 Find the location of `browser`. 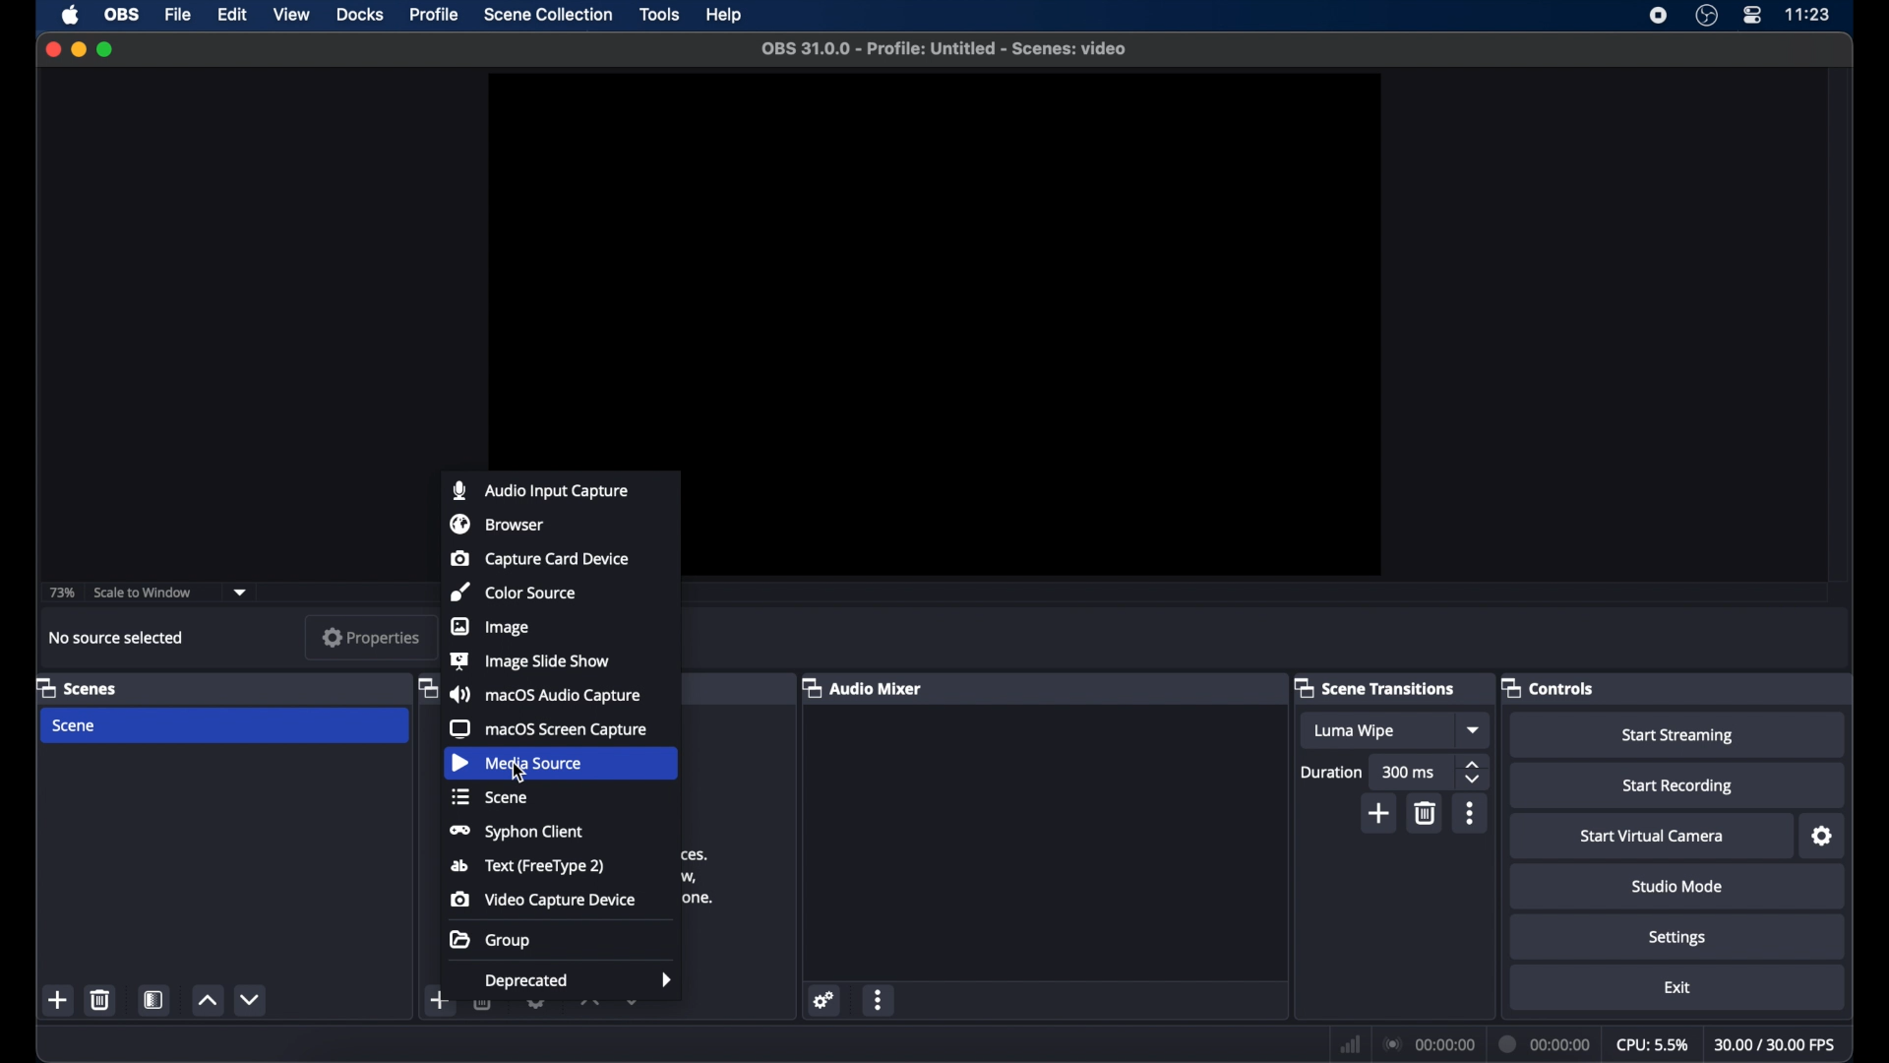

browser is located at coordinates (498, 524).